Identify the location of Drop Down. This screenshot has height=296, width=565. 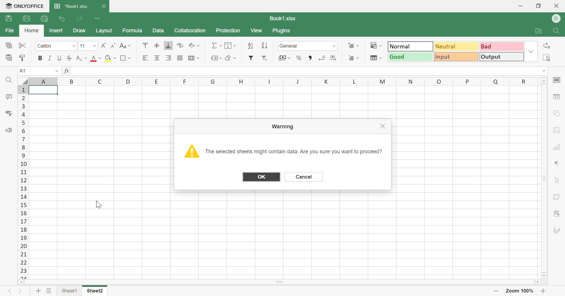
(95, 46).